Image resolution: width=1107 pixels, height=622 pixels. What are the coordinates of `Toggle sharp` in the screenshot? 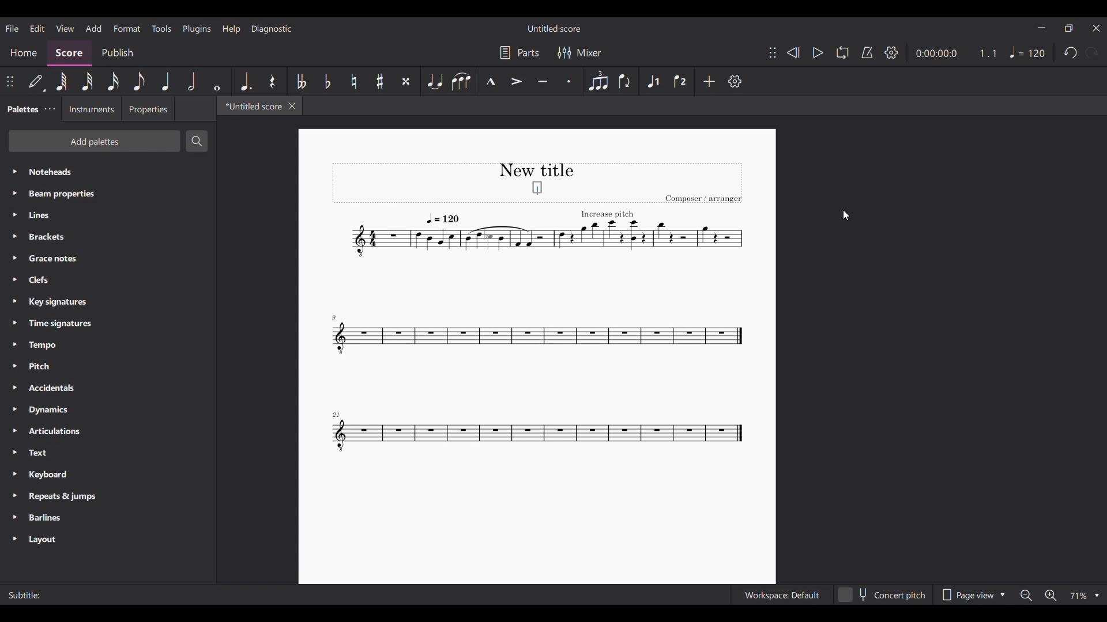 It's located at (380, 82).